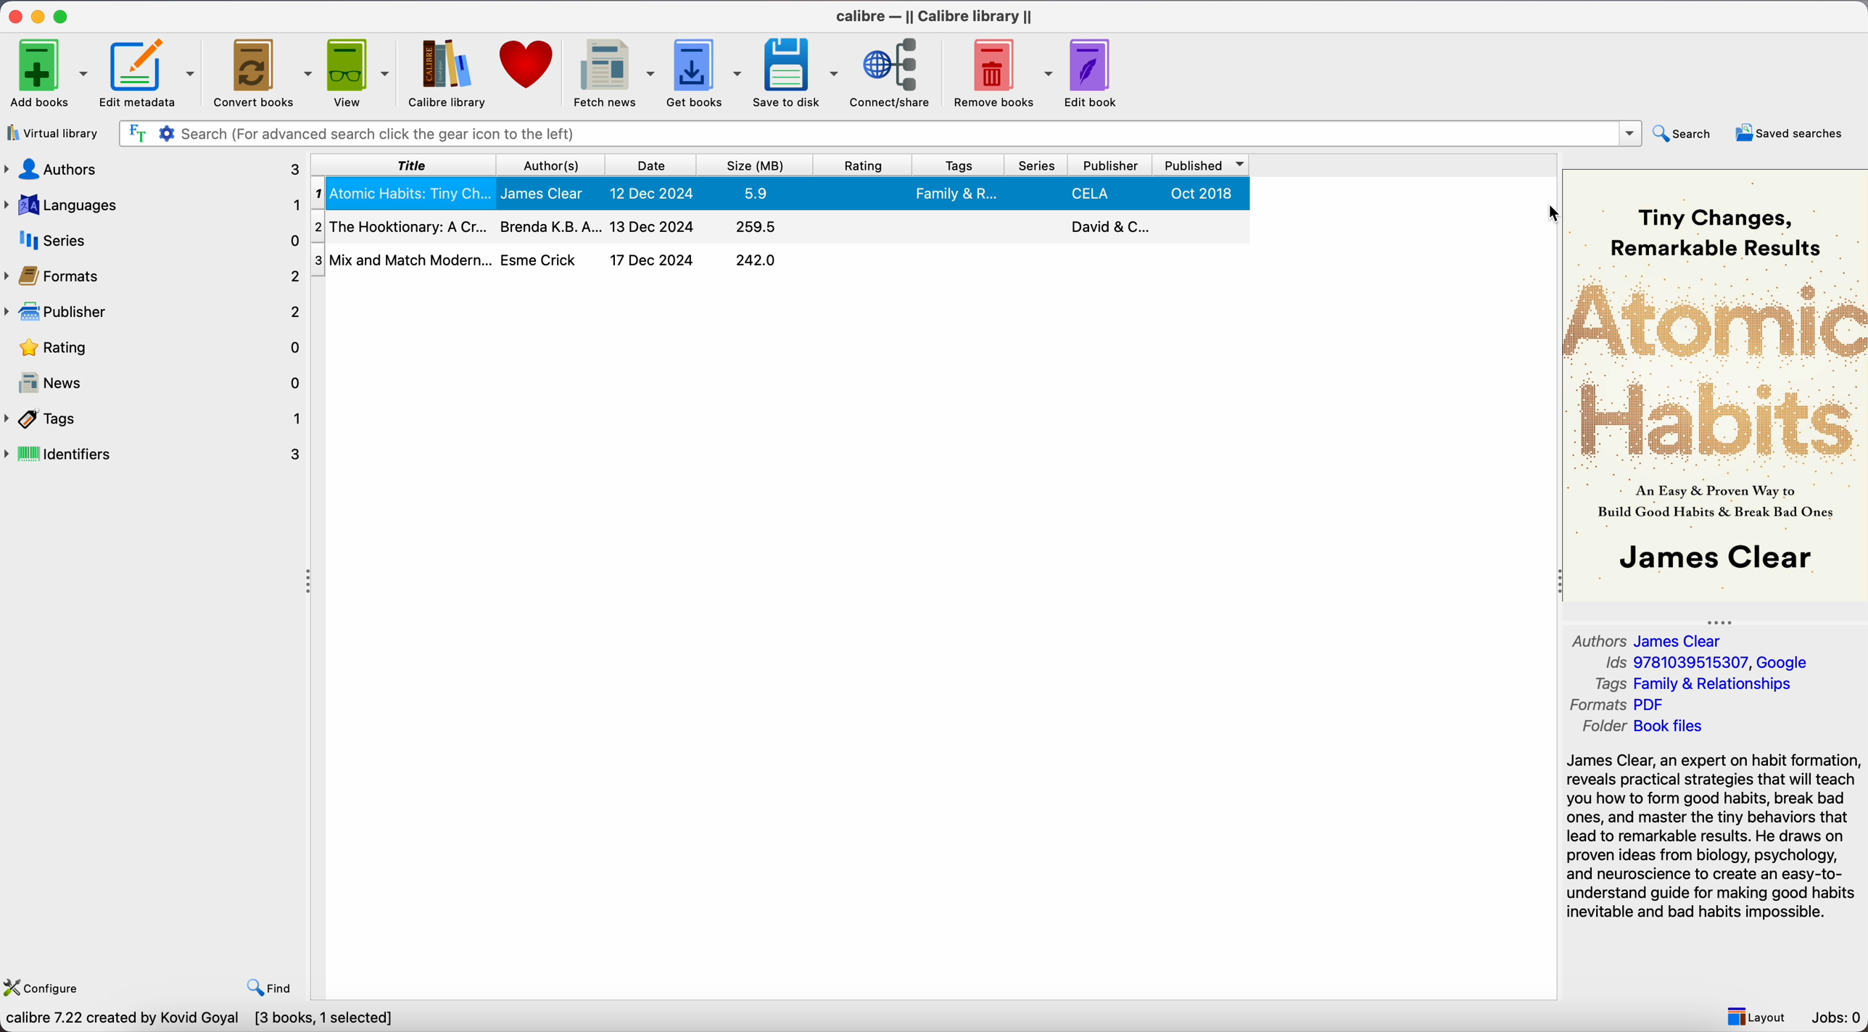  I want to click on Add books, so click(46, 73).